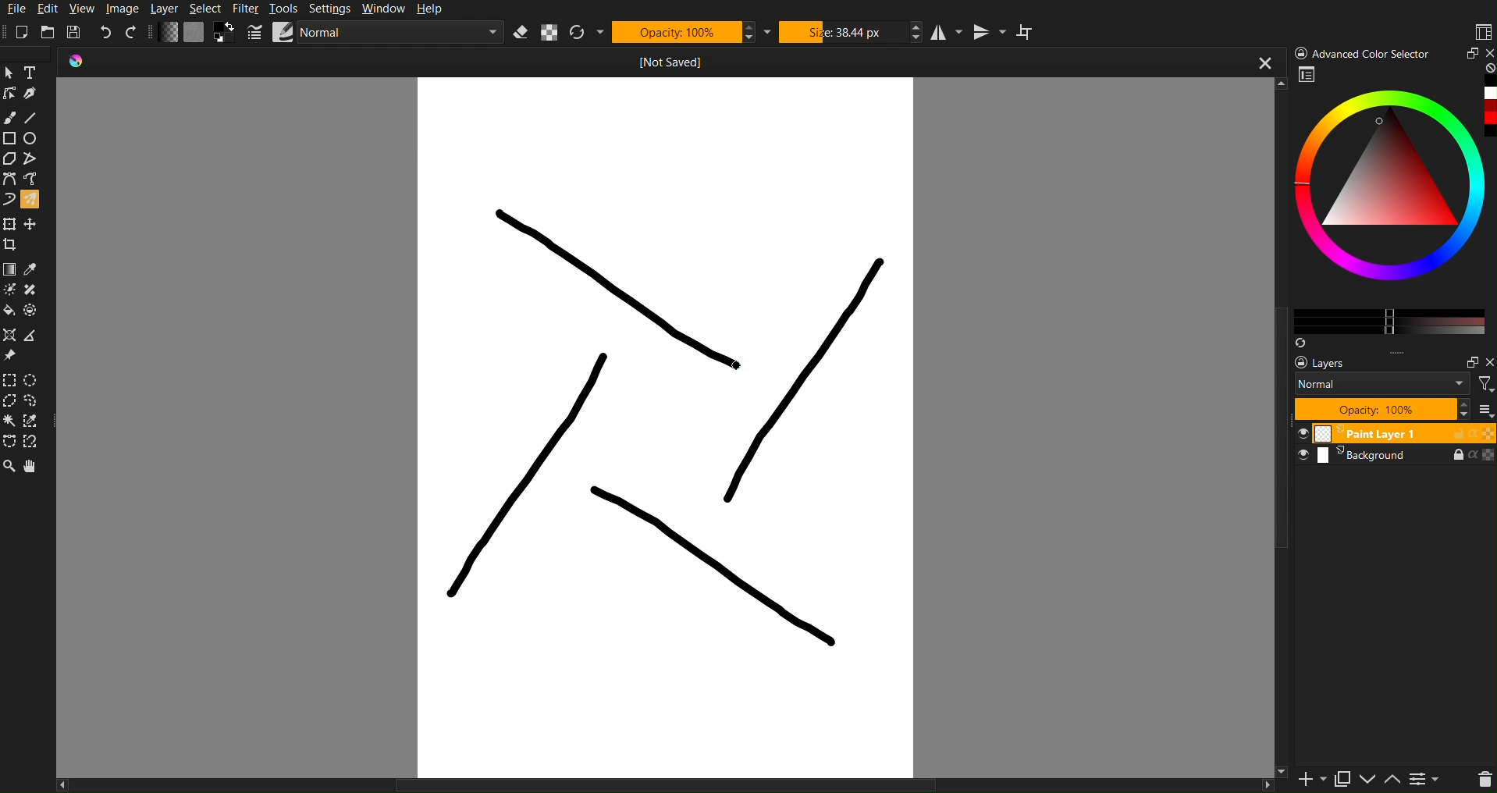 The height and width of the screenshot is (793, 1497). I want to click on Brush Options, so click(403, 34).